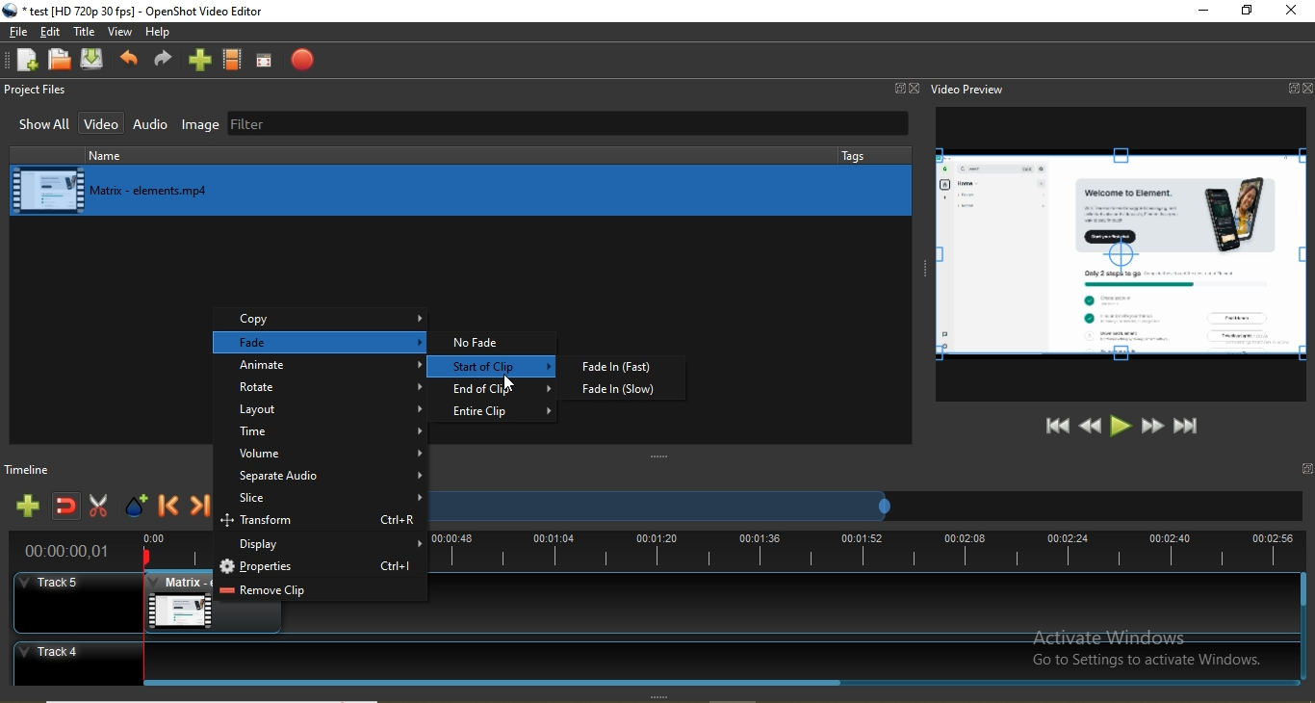  I want to click on slice, so click(322, 500).